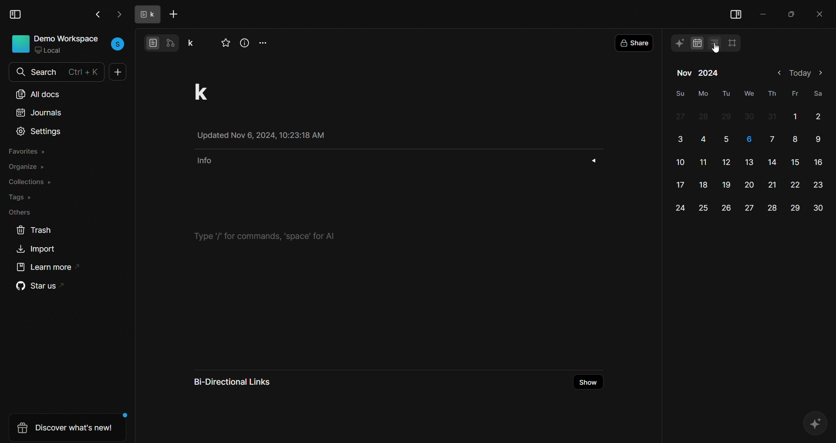 The height and width of the screenshot is (443, 836). I want to click on settings, so click(39, 132).